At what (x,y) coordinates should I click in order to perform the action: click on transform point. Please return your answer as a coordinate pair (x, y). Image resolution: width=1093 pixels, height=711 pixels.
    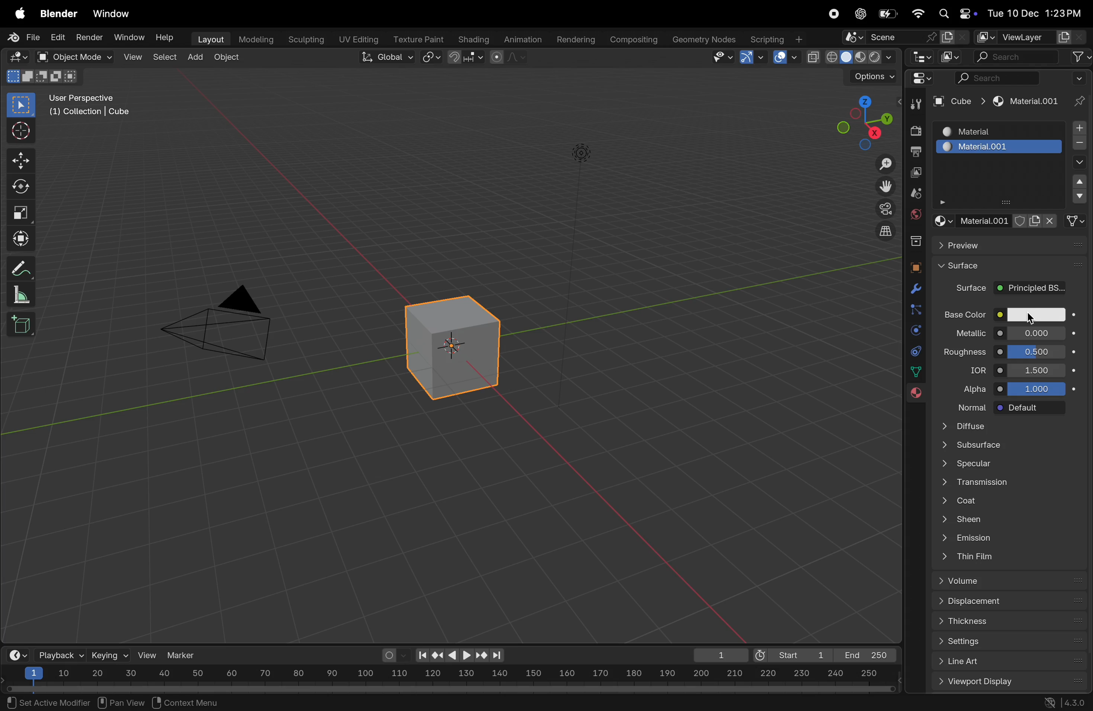
    Looking at the image, I should click on (467, 57).